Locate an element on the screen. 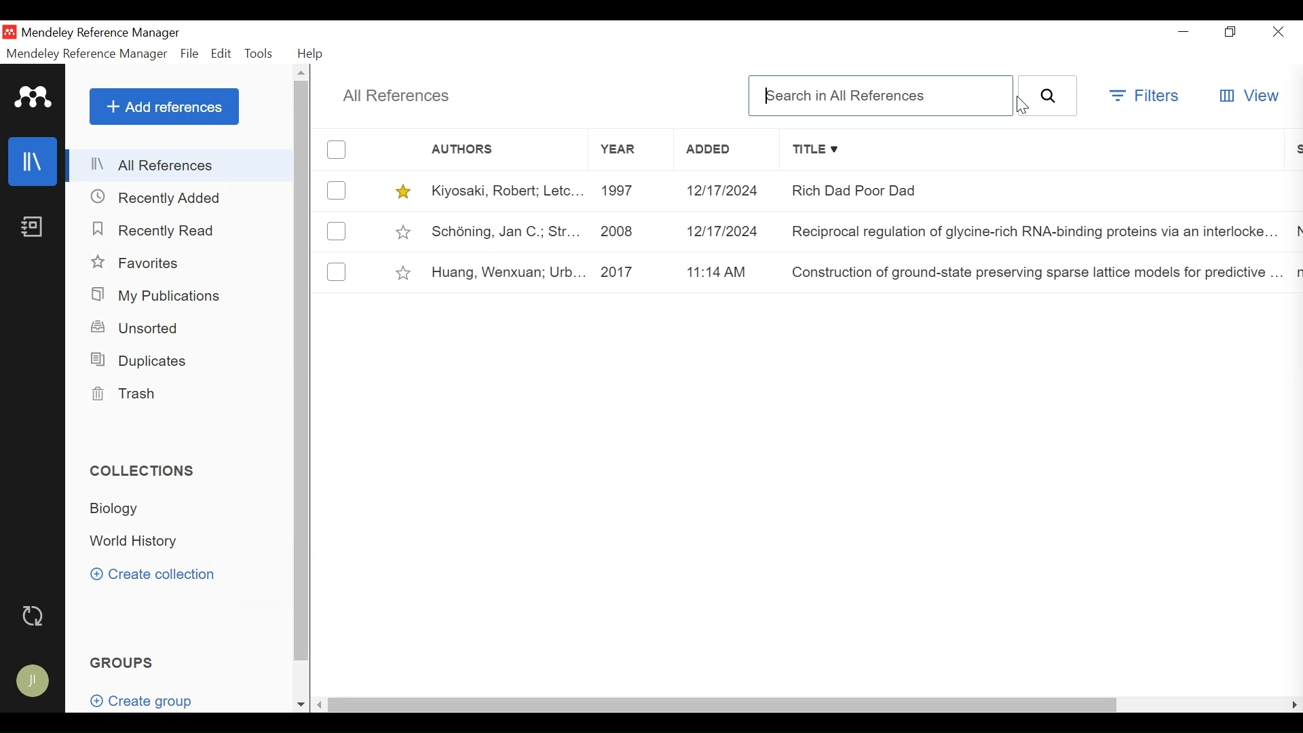 The height and width of the screenshot is (733, 1303). Rich Dad Poor Dad is located at coordinates (1035, 190).